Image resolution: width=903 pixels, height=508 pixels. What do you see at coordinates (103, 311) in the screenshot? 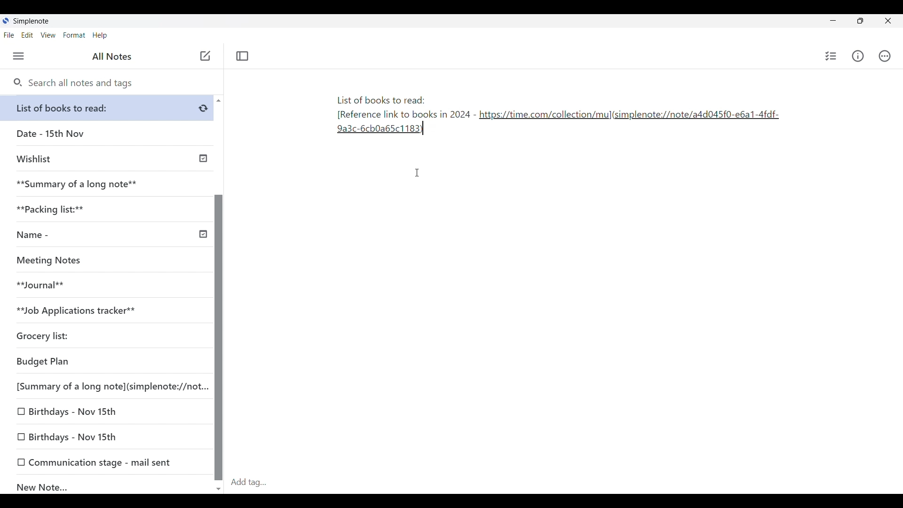
I see `**Job Applications tracker**` at bounding box center [103, 311].